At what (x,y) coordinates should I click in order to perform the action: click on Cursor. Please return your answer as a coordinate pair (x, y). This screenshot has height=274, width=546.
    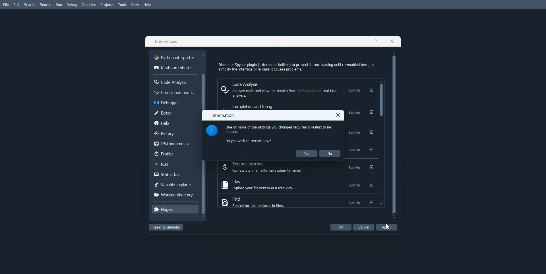
    Looking at the image, I should click on (388, 230).